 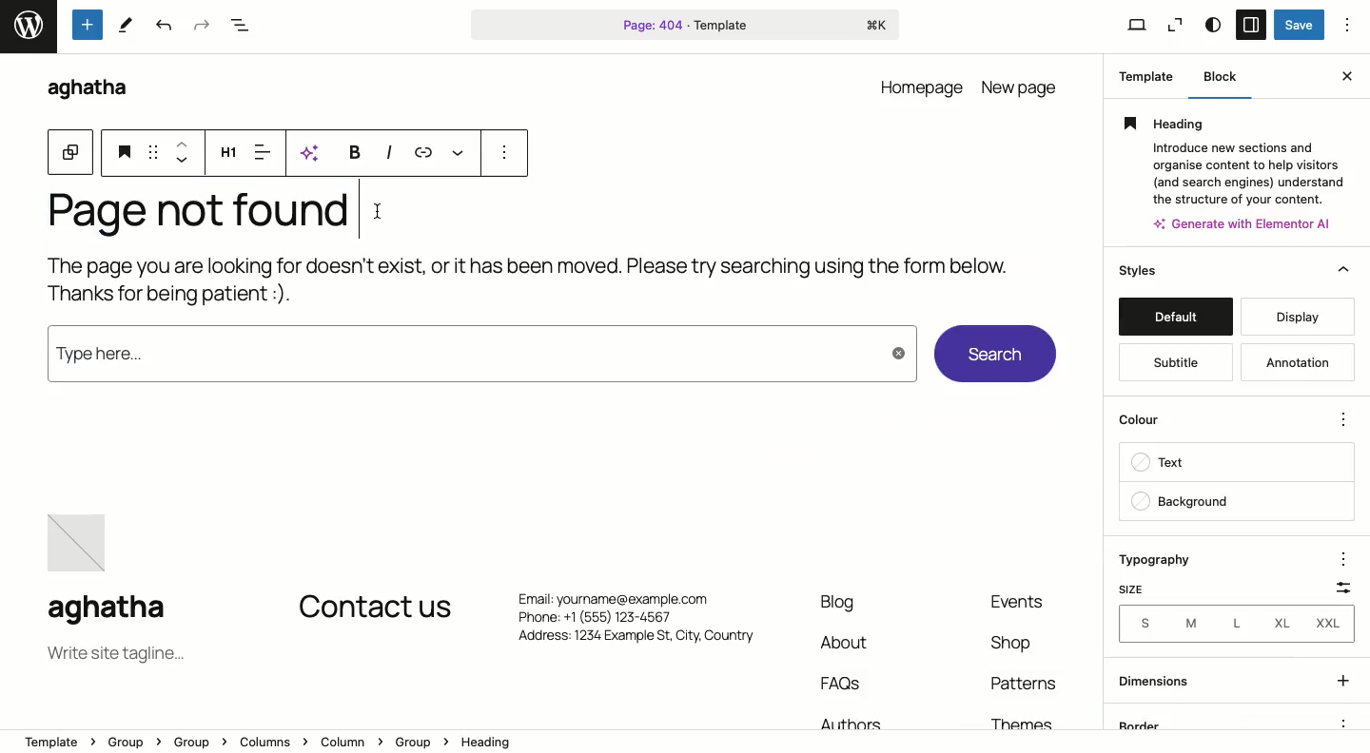 What do you see at coordinates (1144, 624) in the screenshot?
I see `Sizes` at bounding box center [1144, 624].